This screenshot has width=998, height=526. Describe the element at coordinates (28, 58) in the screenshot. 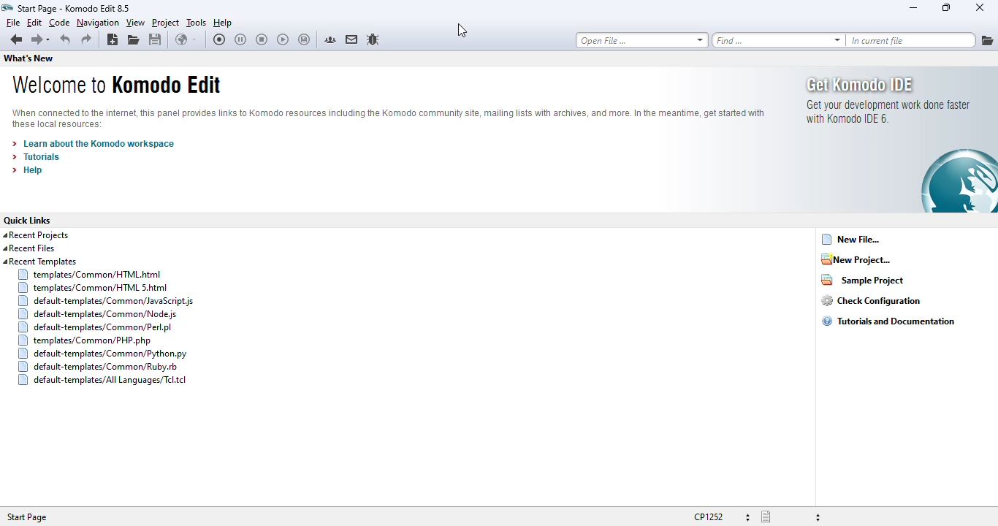

I see `what's new` at that location.